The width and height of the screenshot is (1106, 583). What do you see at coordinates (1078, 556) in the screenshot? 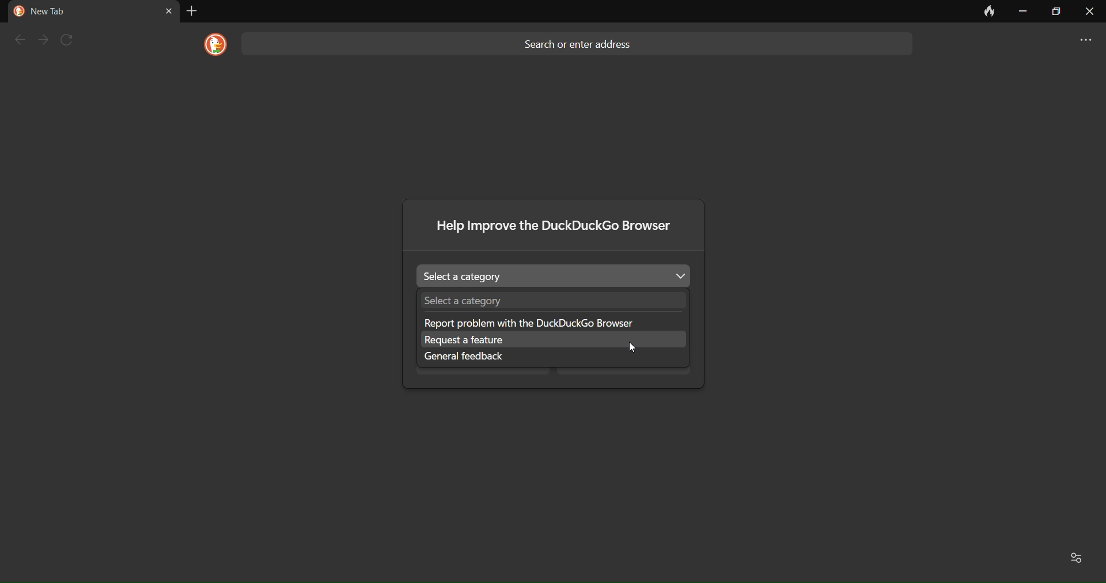
I see `Favorites and recent activity` at bounding box center [1078, 556].